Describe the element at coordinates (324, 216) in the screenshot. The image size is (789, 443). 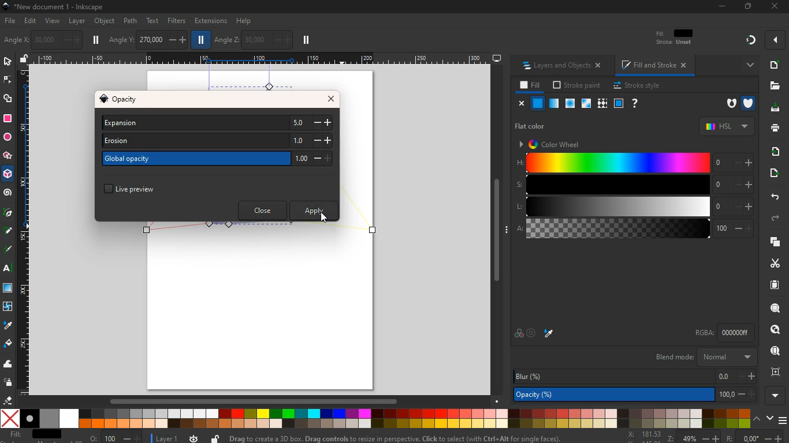
I see `Cursor` at that location.